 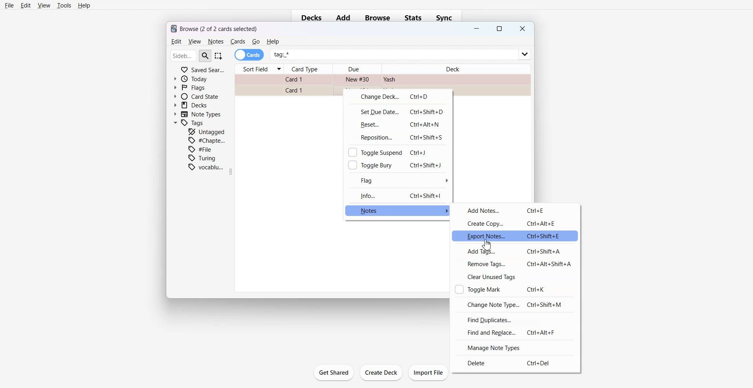 What do you see at coordinates (490, 246) in the screenshot?
I see `cursor` at bounding box center [490, 246].